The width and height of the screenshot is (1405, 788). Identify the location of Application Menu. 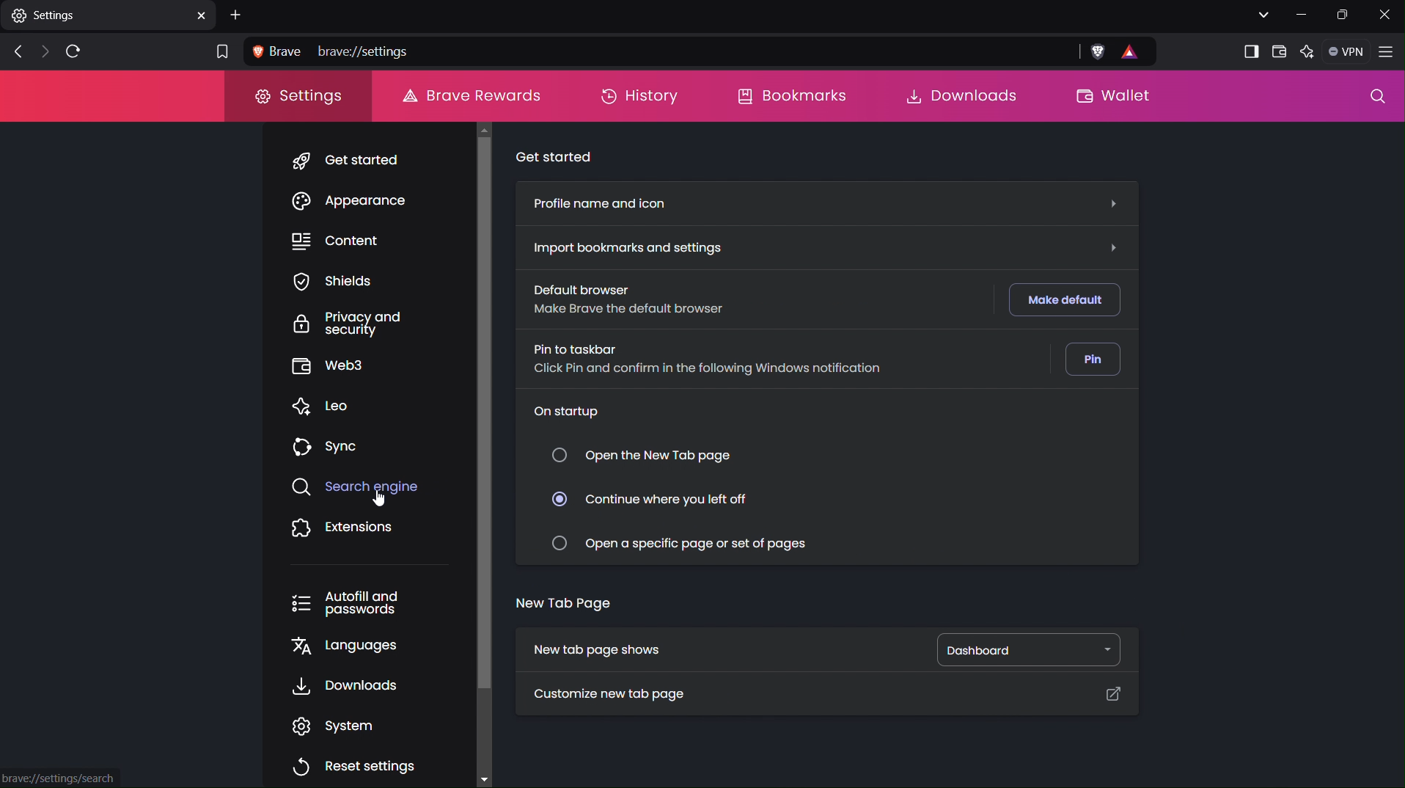
(1388, 53).